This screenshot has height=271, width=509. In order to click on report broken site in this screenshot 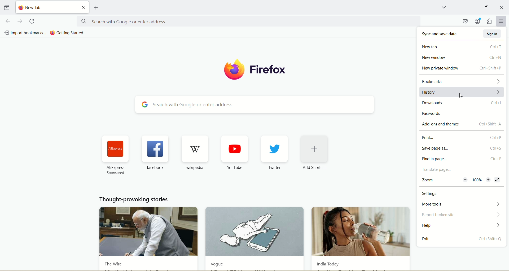, I will do `click(462, 215)`.